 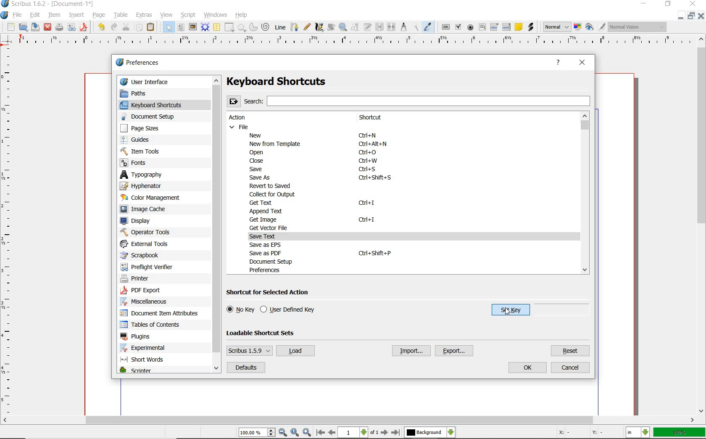 I want to click on short words, so click(x=145, y=361).